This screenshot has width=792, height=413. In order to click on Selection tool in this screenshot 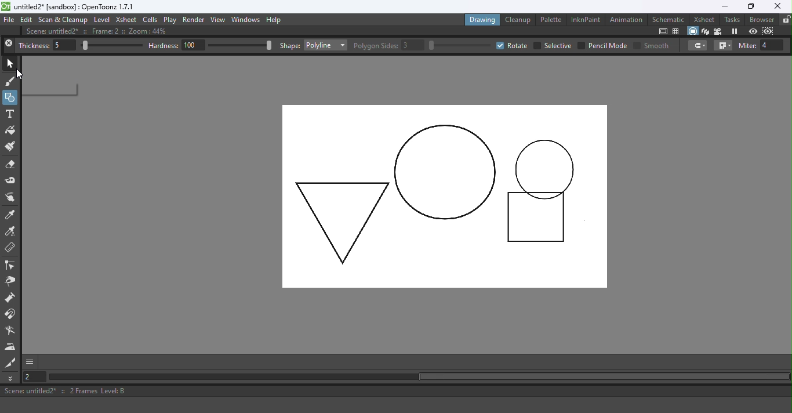, I will do `click(11, 63)`.